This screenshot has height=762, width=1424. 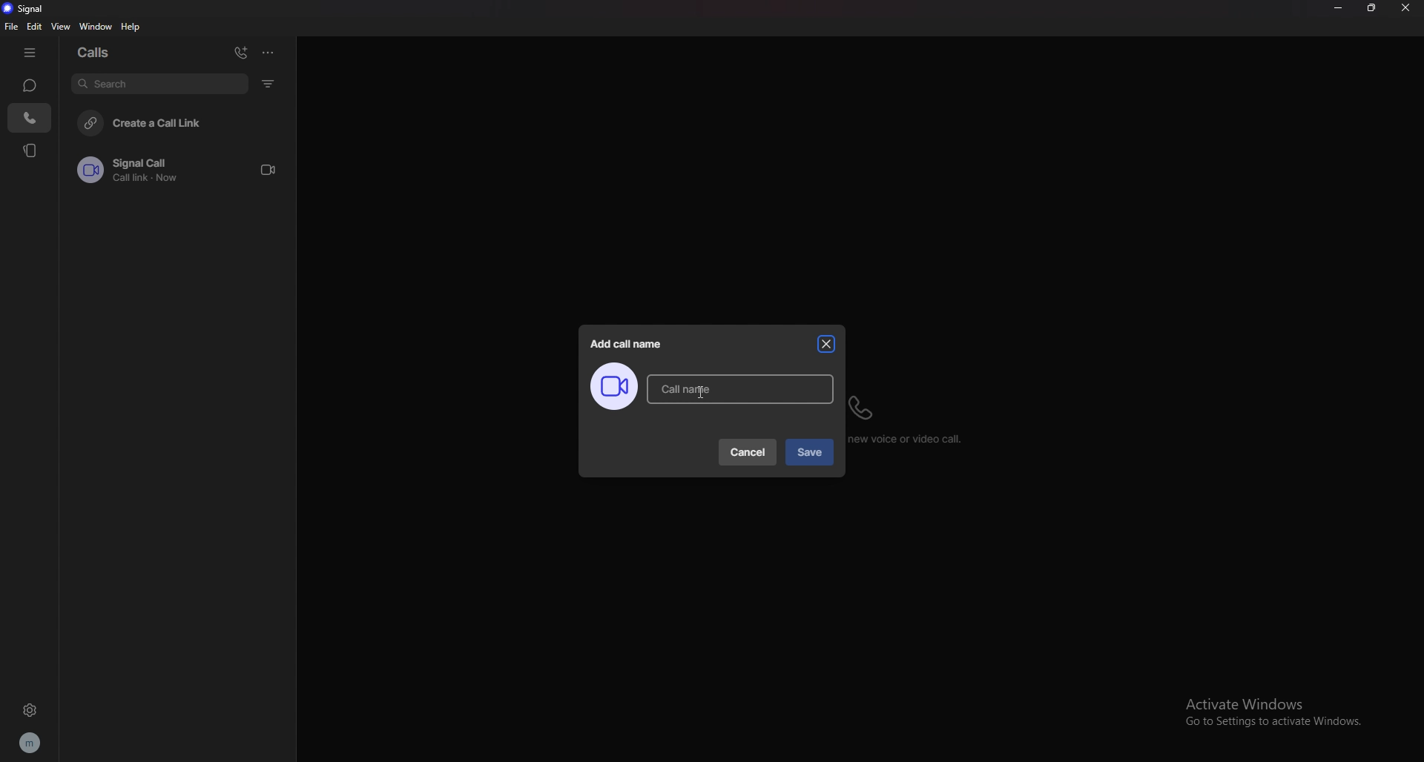 I want to click on calls, so click(x=99, y=50).